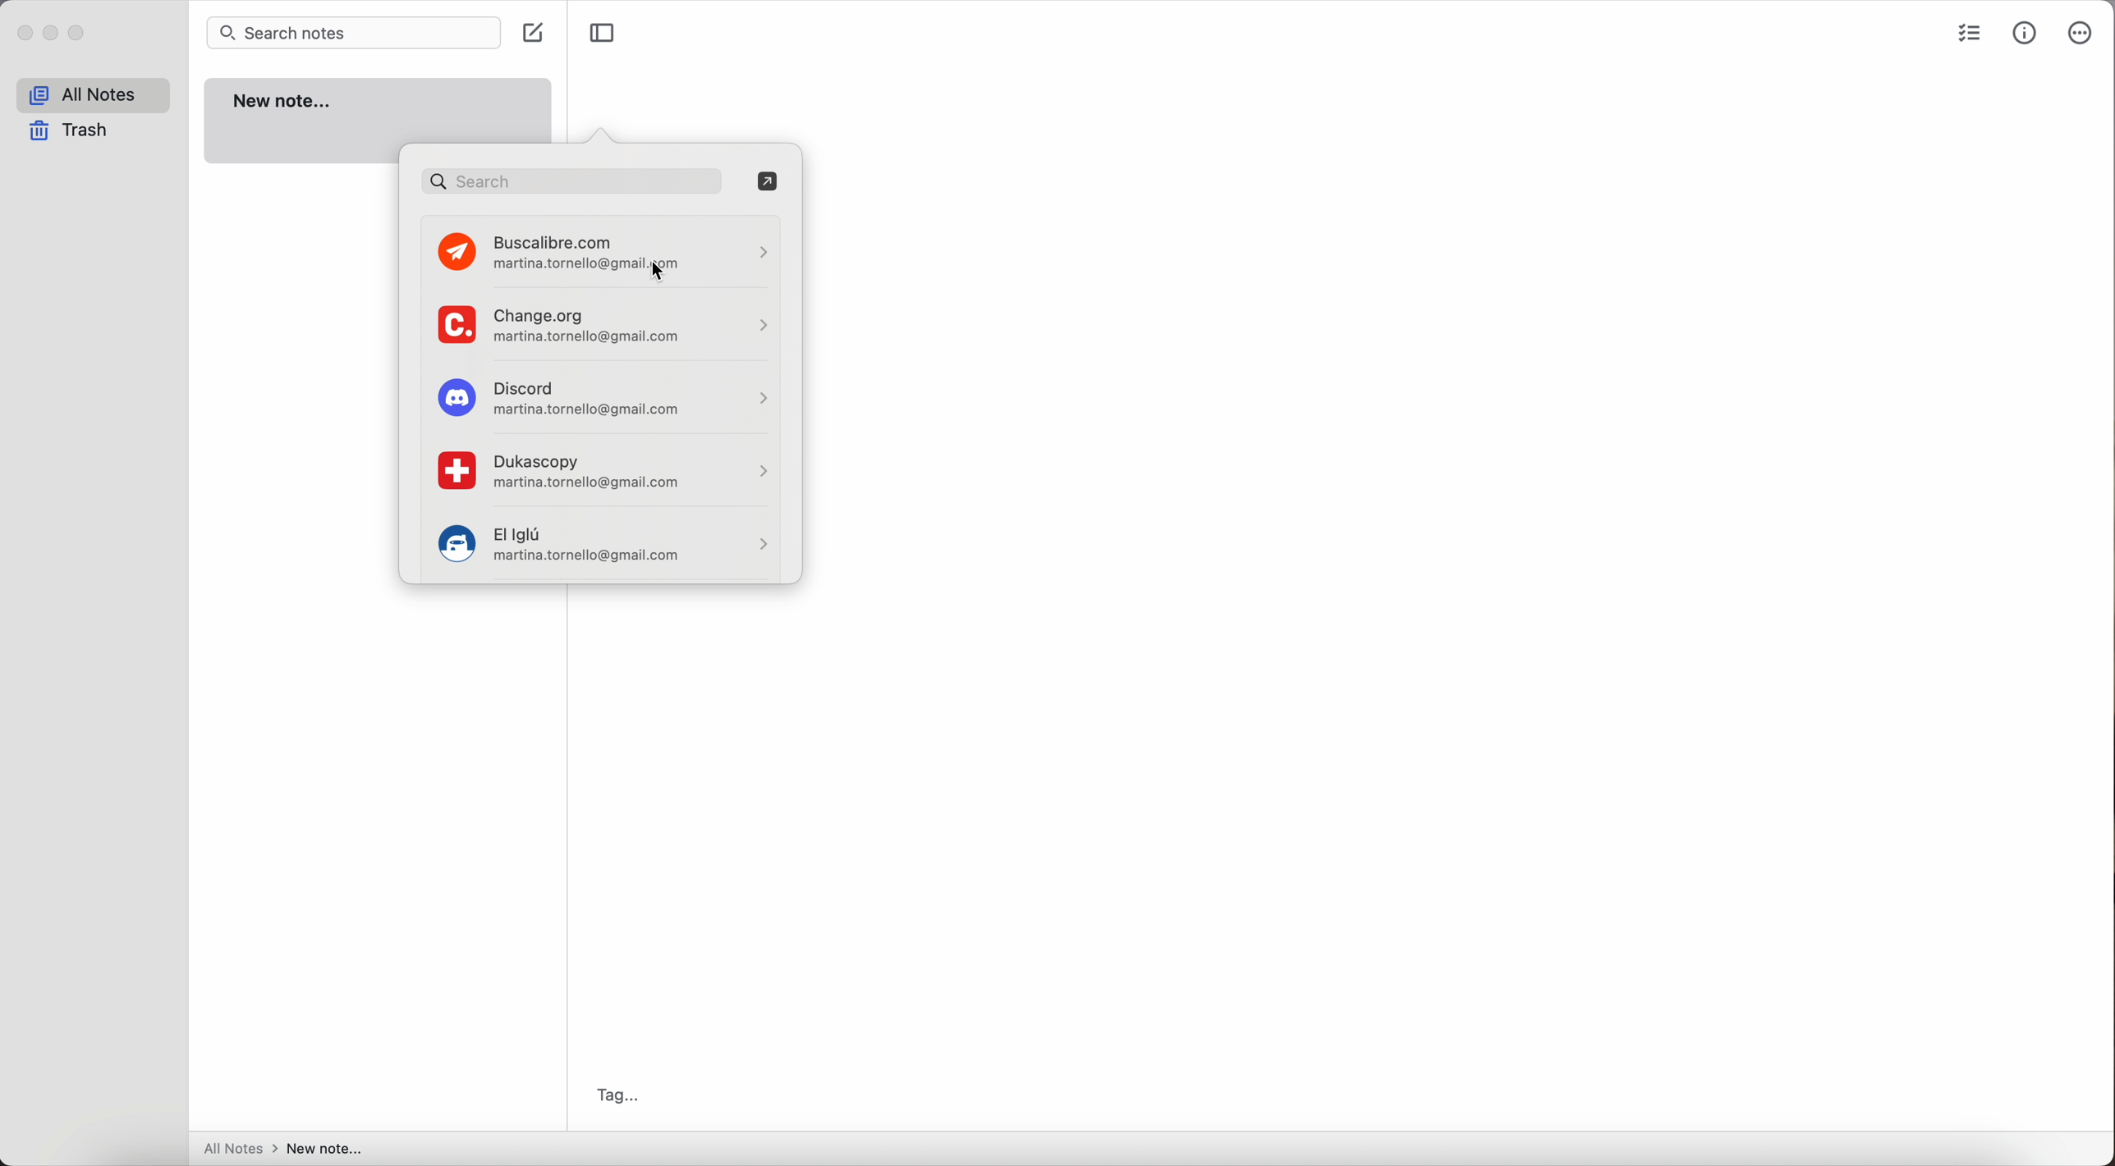  Describe the element at coordinates (54, 34) in the screenshot. I see `minimize Simplenote` at that location.